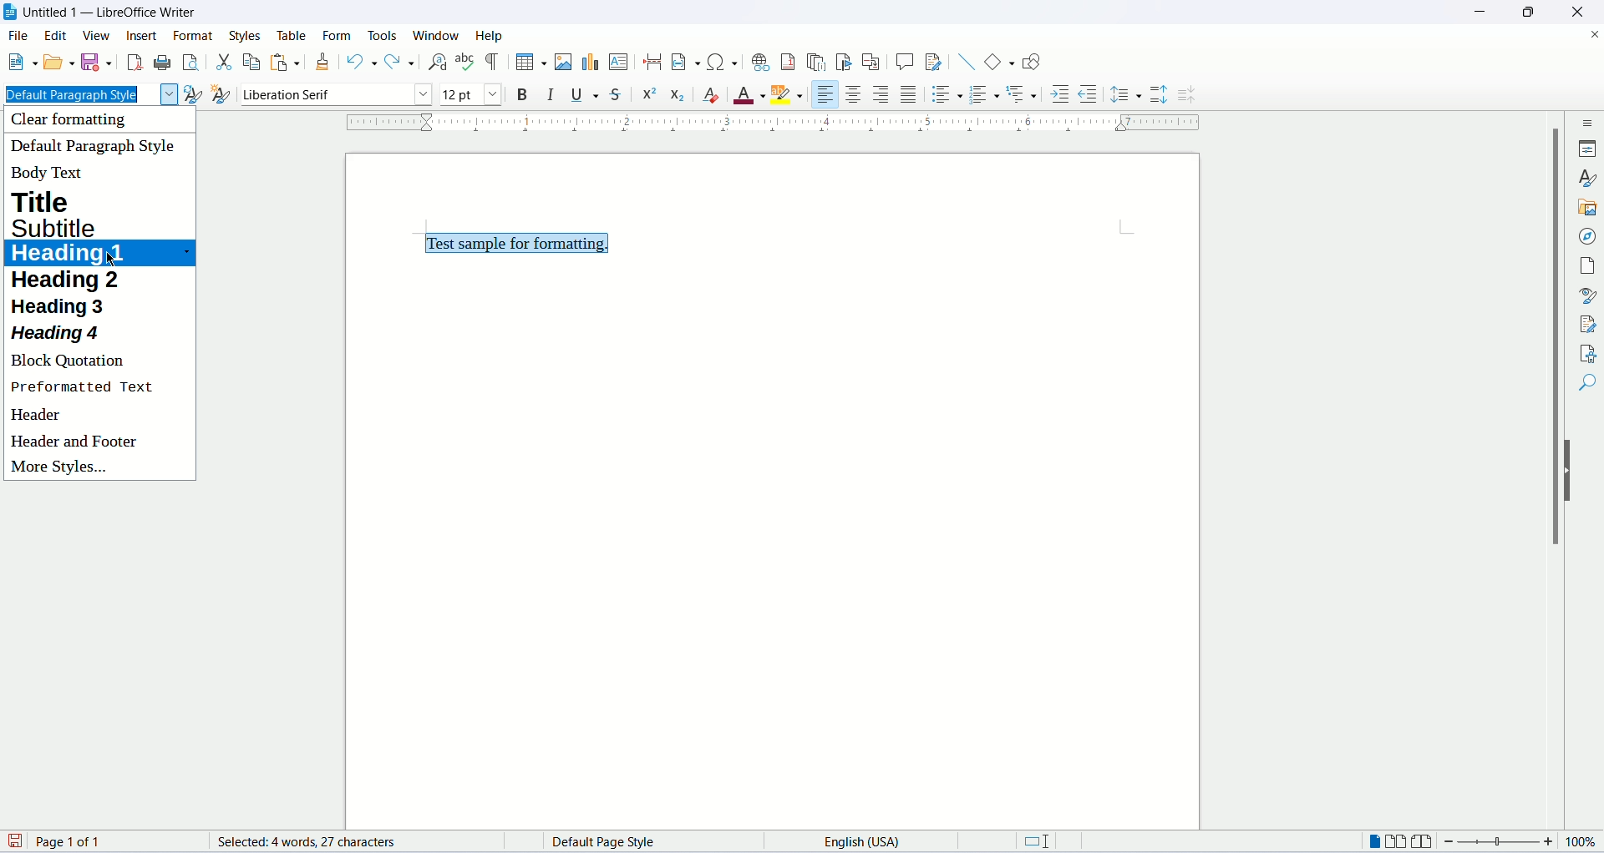  Describe the element at coordinates (248, 62) in the screenshot. I see `copy` at that location.